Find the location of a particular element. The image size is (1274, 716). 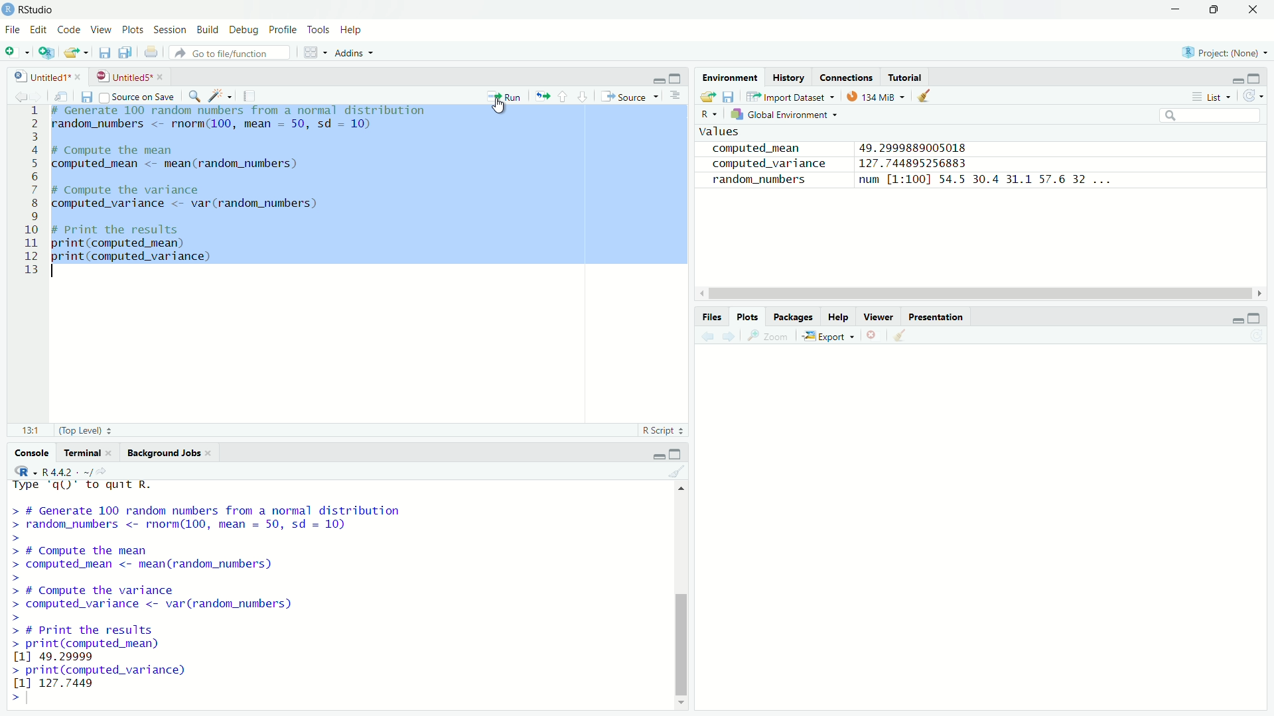

build is located at coordinates (208, 30).